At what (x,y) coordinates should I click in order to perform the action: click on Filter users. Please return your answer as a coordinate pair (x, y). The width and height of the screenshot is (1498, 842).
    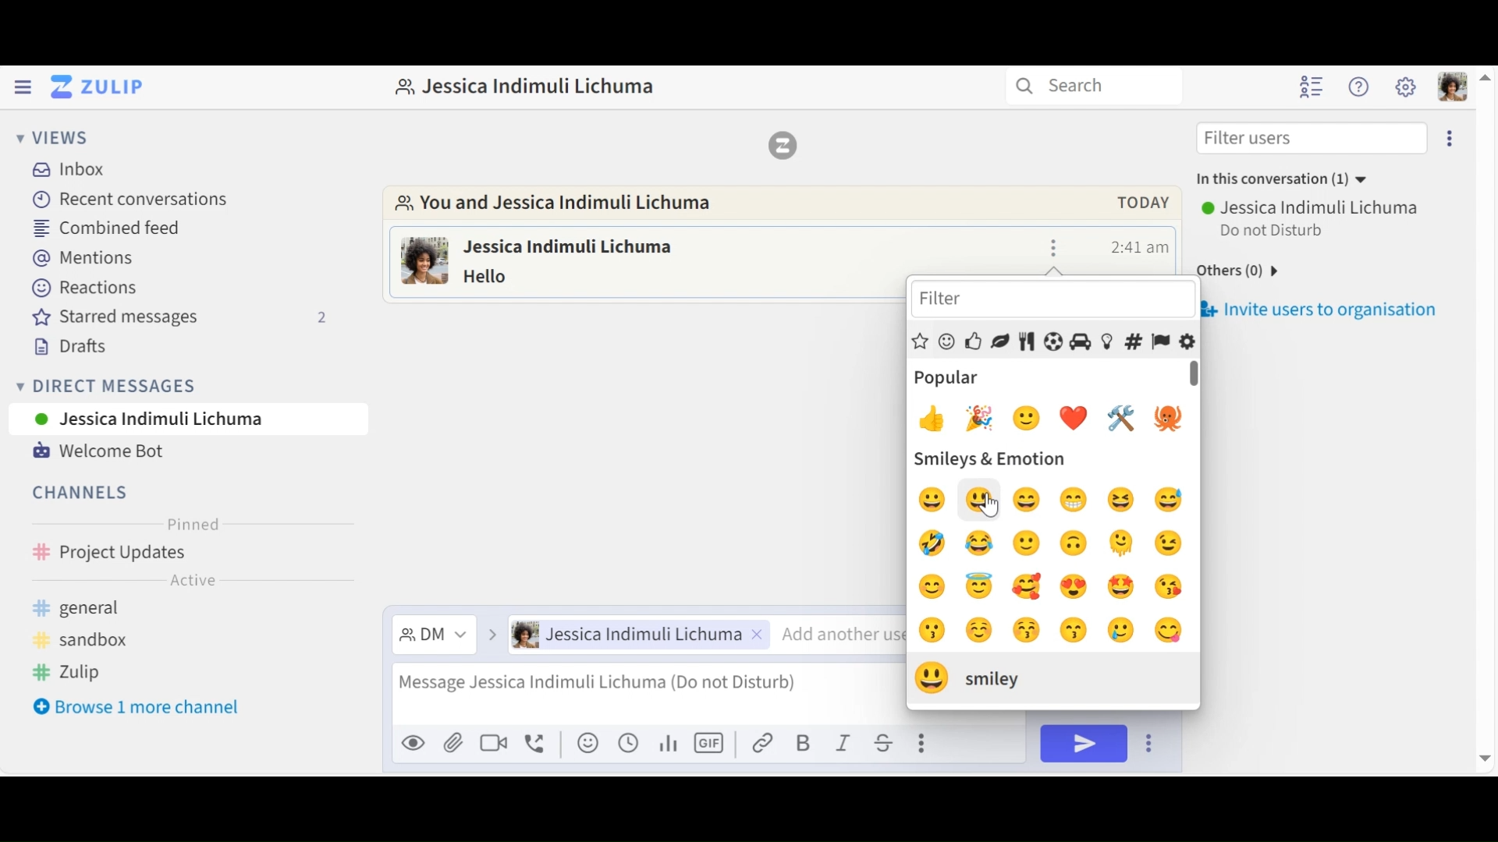
    Looking at the image, I should click on (1312, 136).